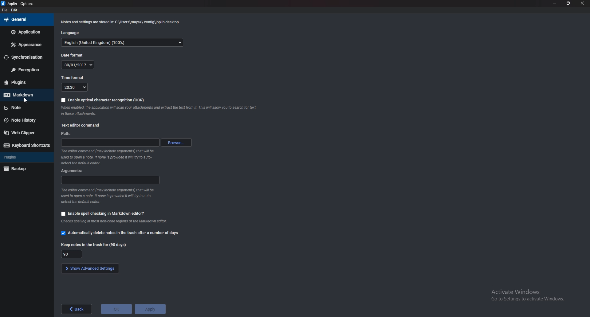 The height and width of the screenshot is (317, 590). Describe the element at coordinates (6, 10) in the screenshot. I see `file` at that location.